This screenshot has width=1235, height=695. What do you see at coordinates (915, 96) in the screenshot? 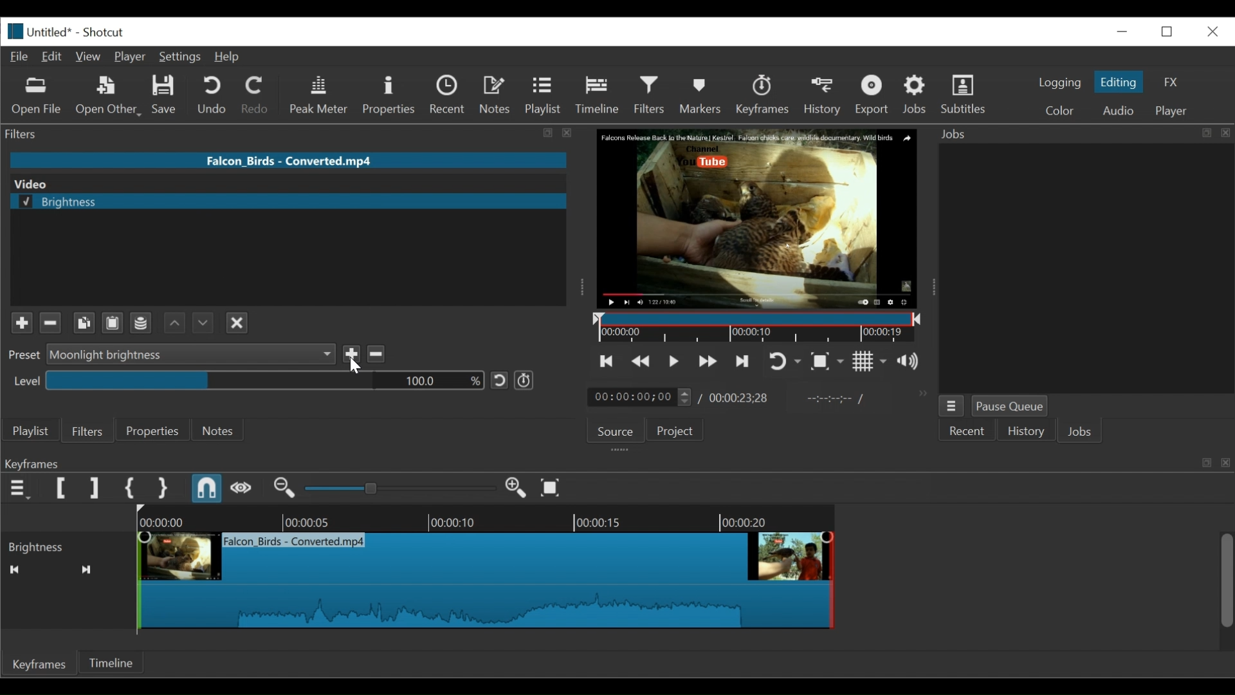
I see `Jobs` at bounding box center [915, 96].